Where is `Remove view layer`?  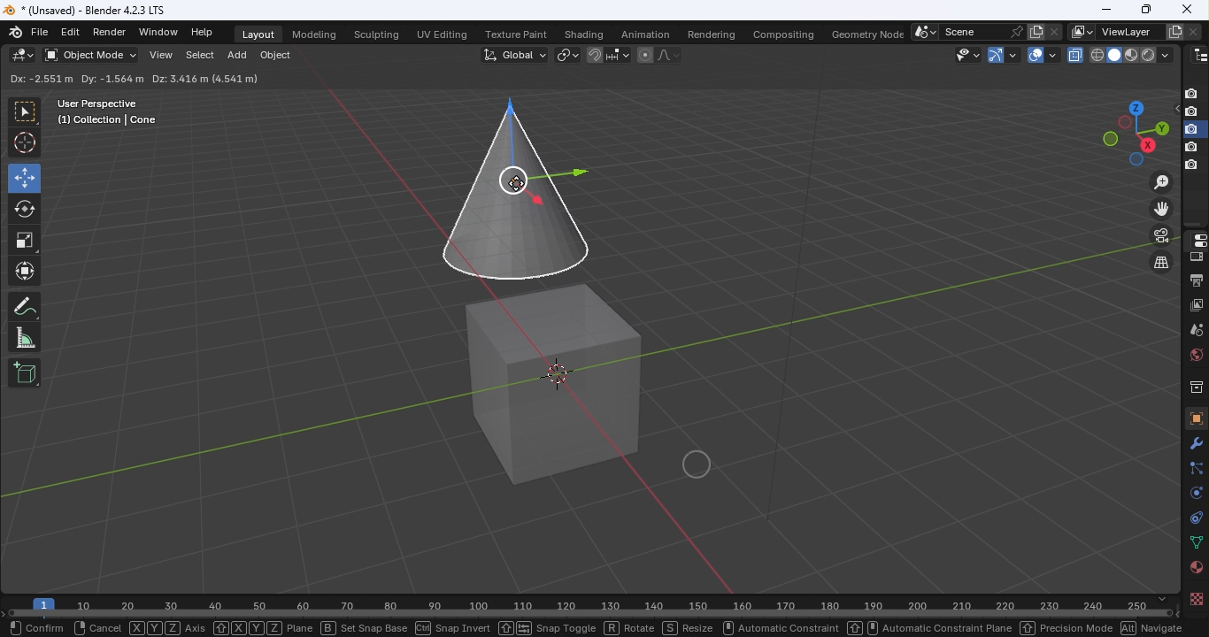
Remove view layer is located at coordinates (1193, 29).